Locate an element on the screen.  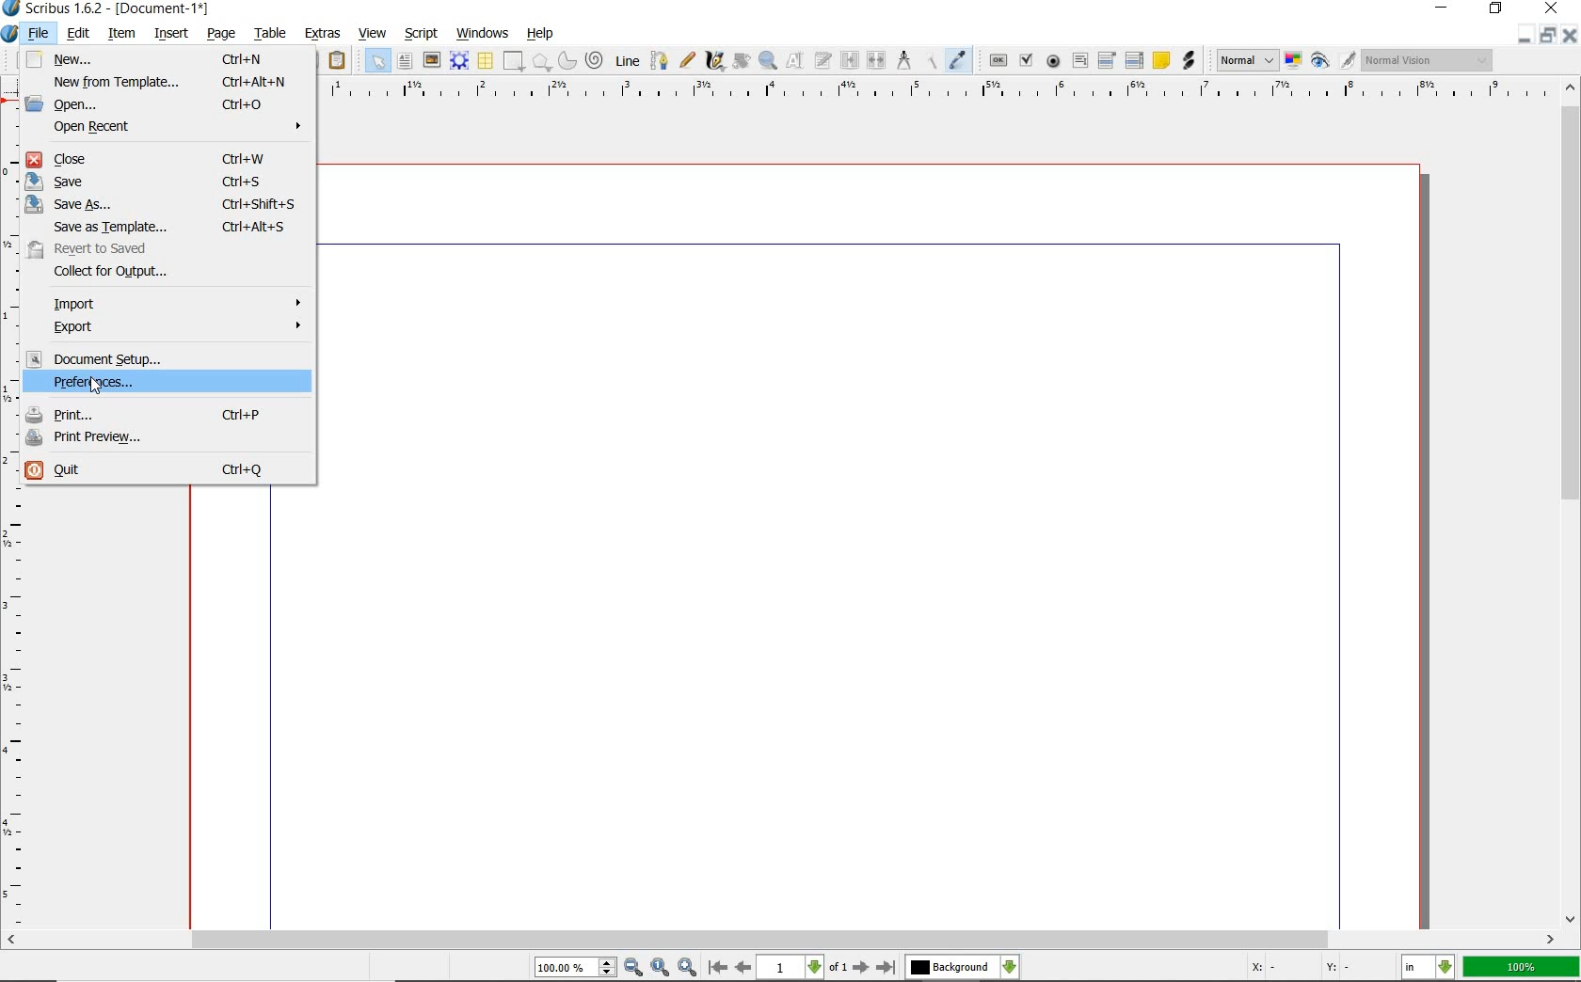
windows is located at coordinates (484, 34).